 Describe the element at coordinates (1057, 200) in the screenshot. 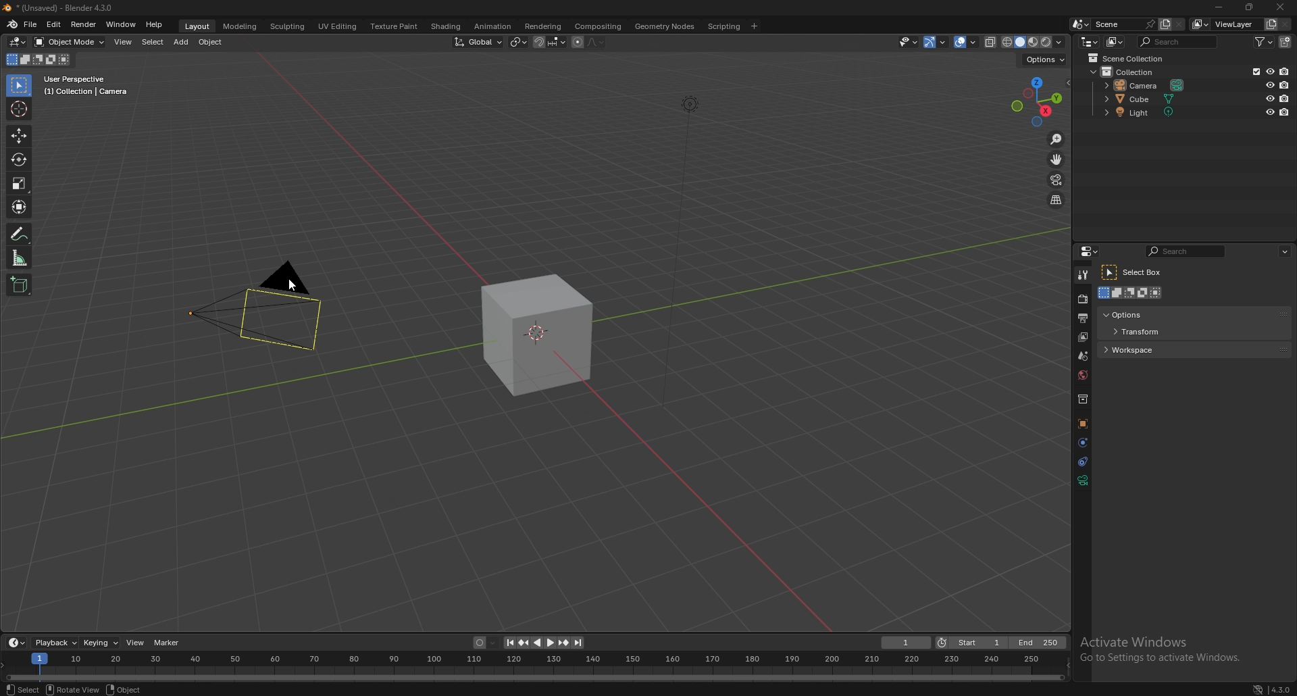

I see `perspective/orthographic` at that location.